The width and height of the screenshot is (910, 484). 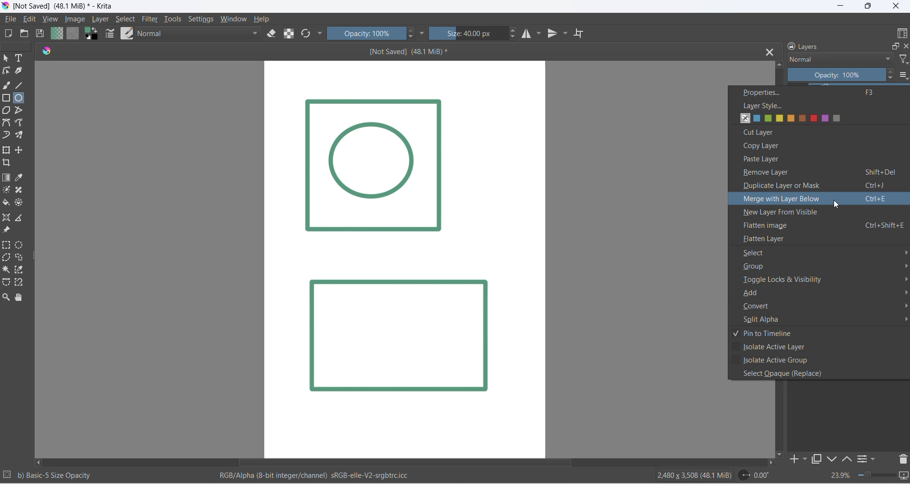 What do you see at coordinates (904, 59) in the screenshot?
I see `filter` at bounding box center [904, 59].